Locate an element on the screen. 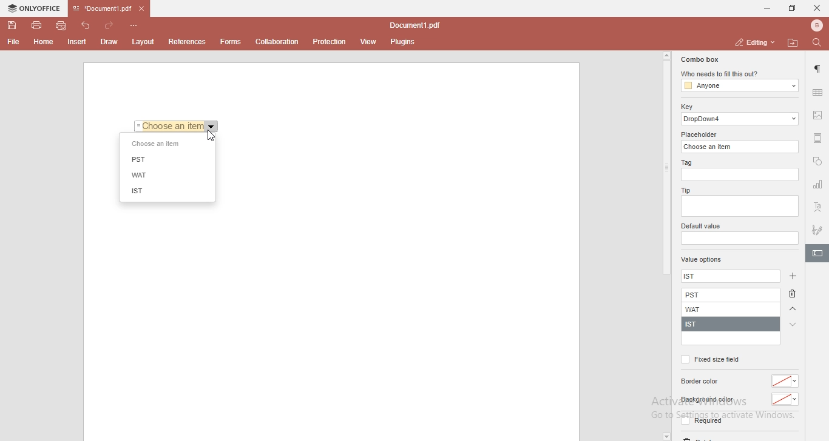 The image size is (829, 441). PST added is located at coordinates (733, 296).